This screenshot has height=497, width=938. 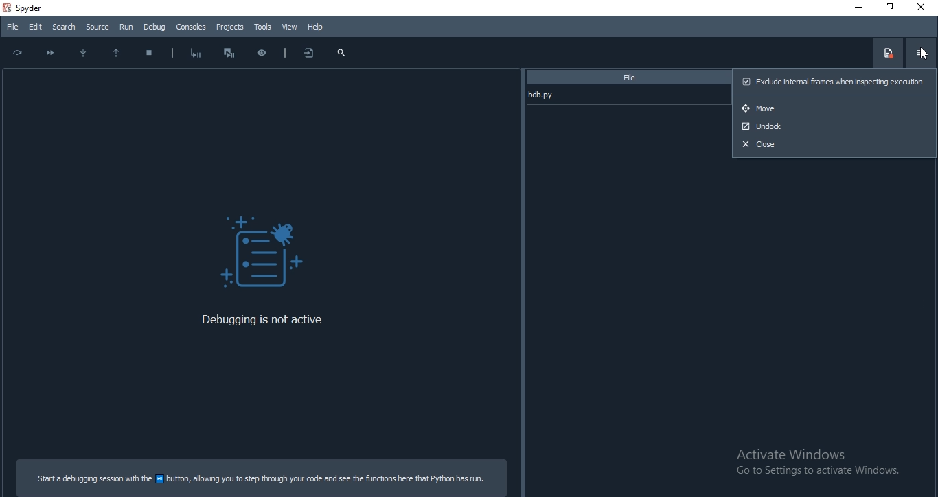 What do you see at coordinates (230, 27) in the screenshot?
I see `Projects` at bounding box center [230, 27].